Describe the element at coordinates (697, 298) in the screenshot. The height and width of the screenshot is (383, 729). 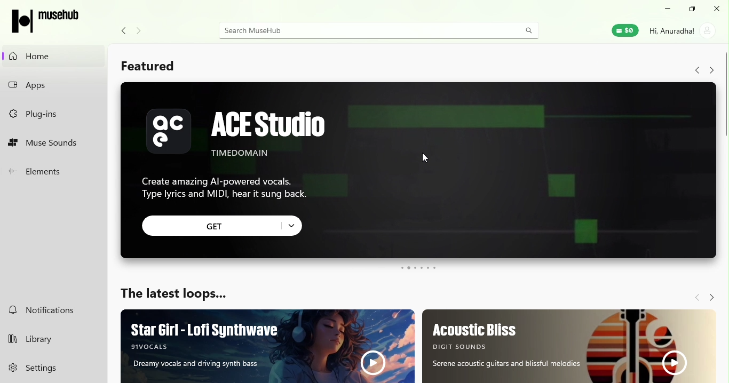
I see `Navigate back` at that location.